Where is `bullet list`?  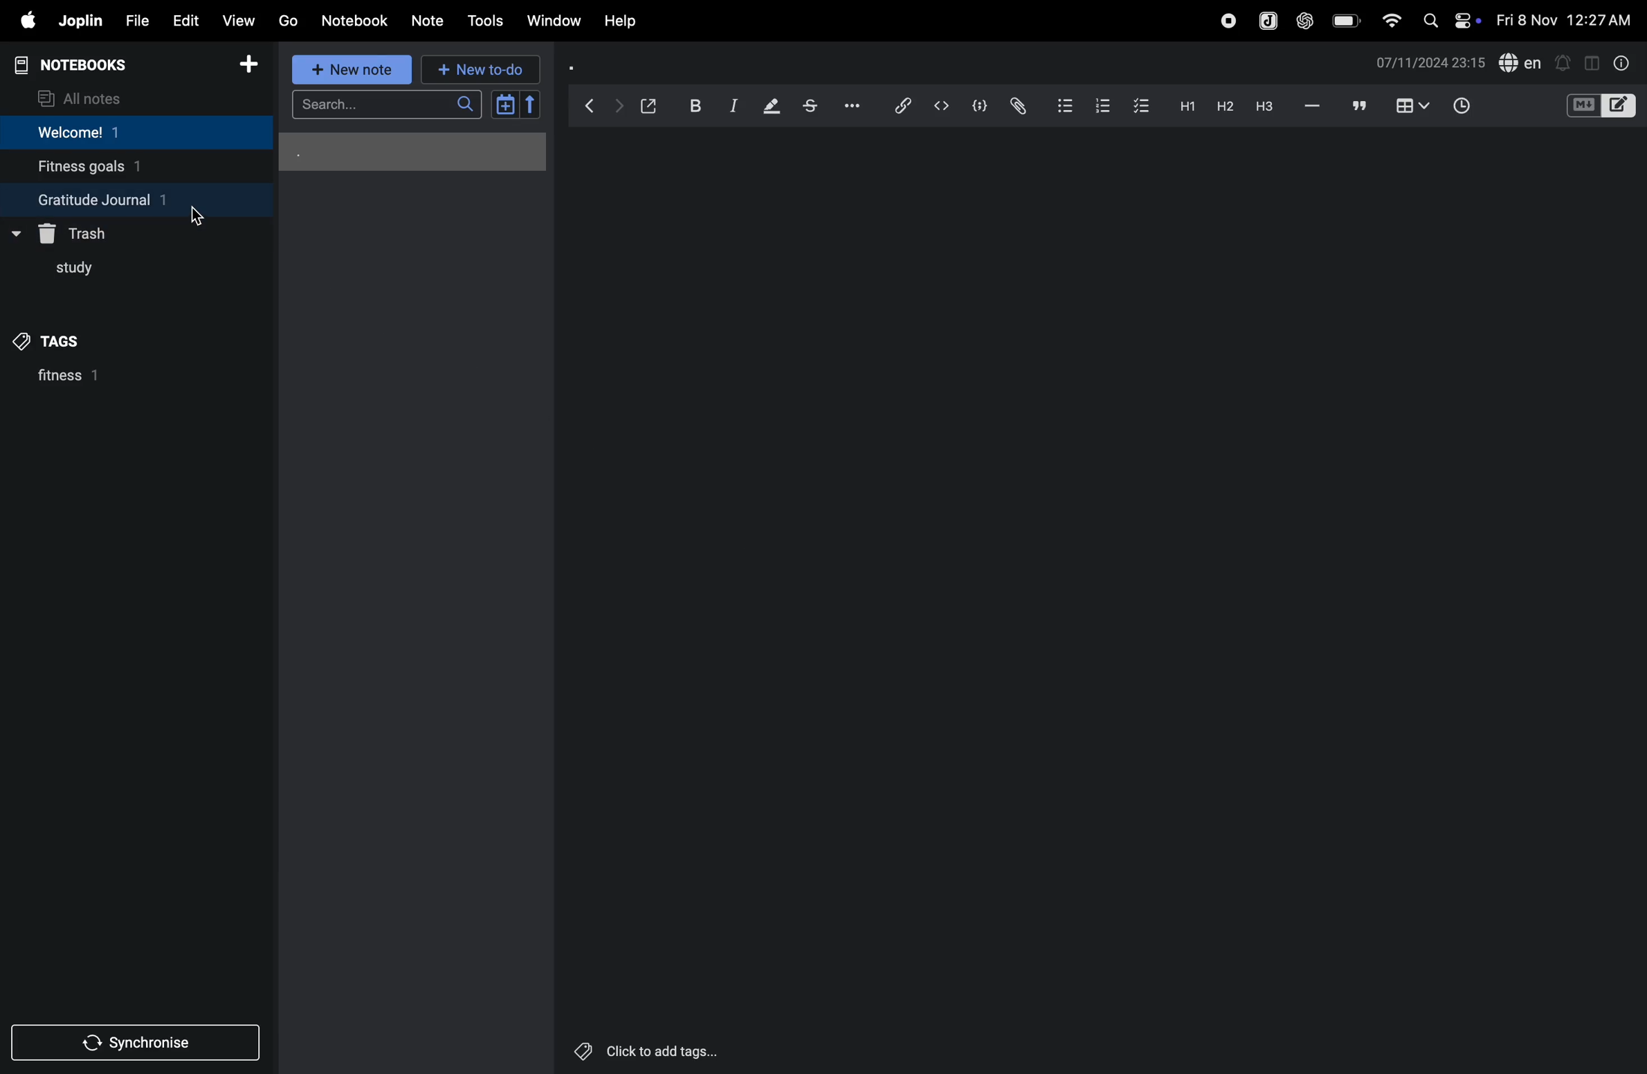 bullet list is located at coordinates (1059, 106).